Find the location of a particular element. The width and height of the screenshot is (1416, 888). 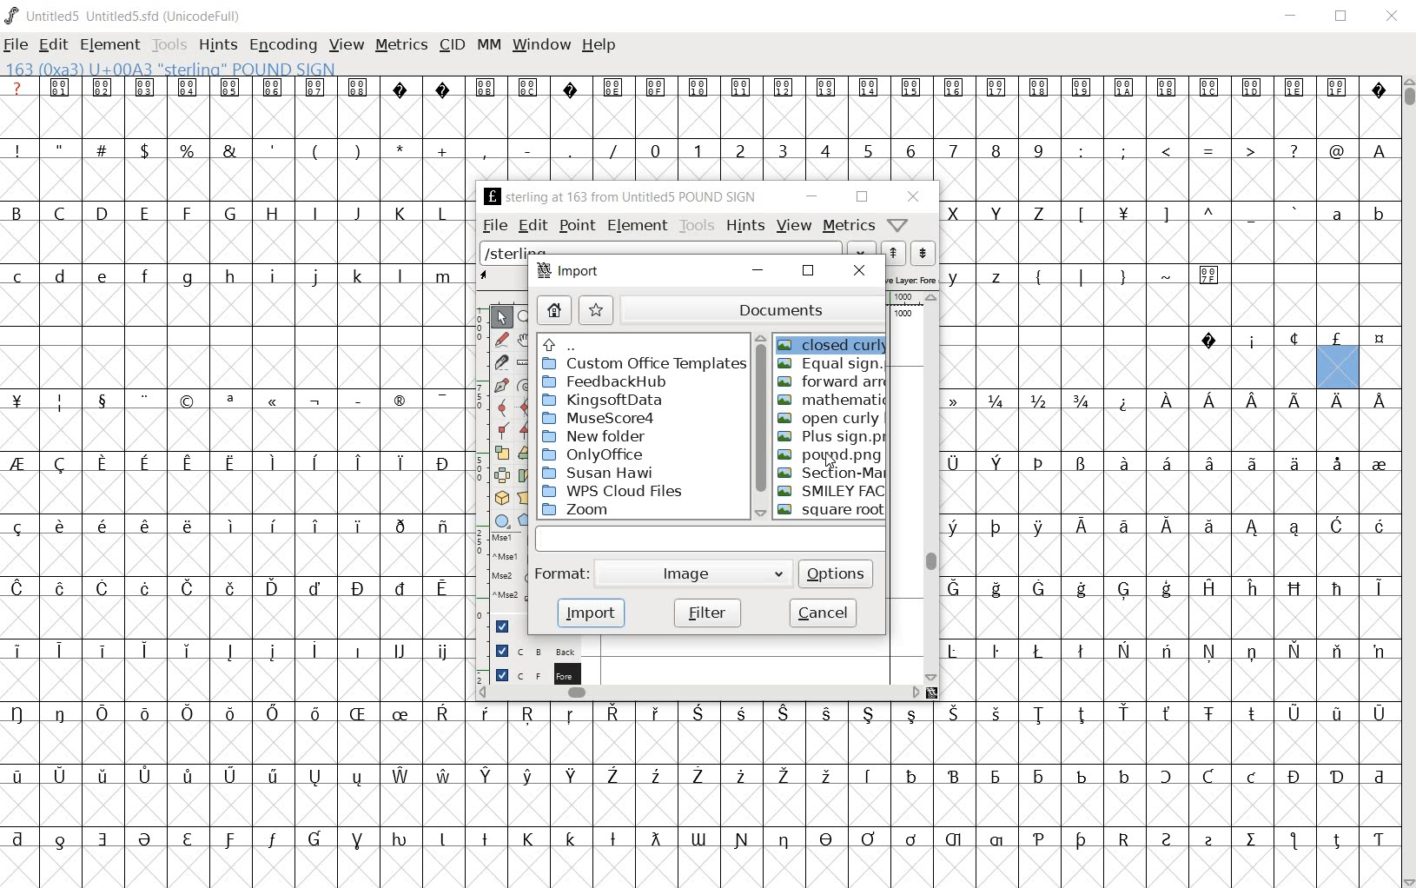

mathematic is located at coordinates (828, 398).